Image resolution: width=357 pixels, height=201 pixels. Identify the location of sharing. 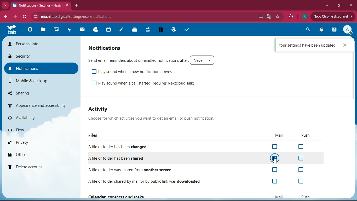
(23, 92).